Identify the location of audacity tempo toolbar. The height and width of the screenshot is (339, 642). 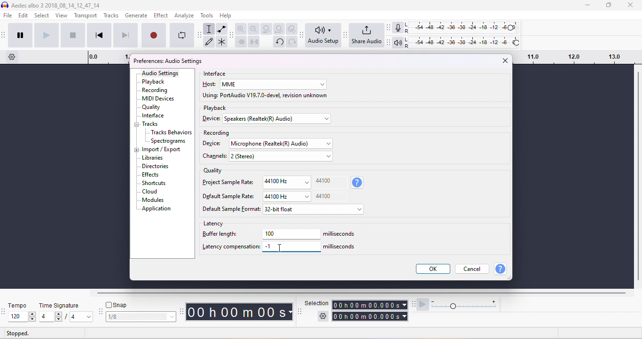
(4, 312).